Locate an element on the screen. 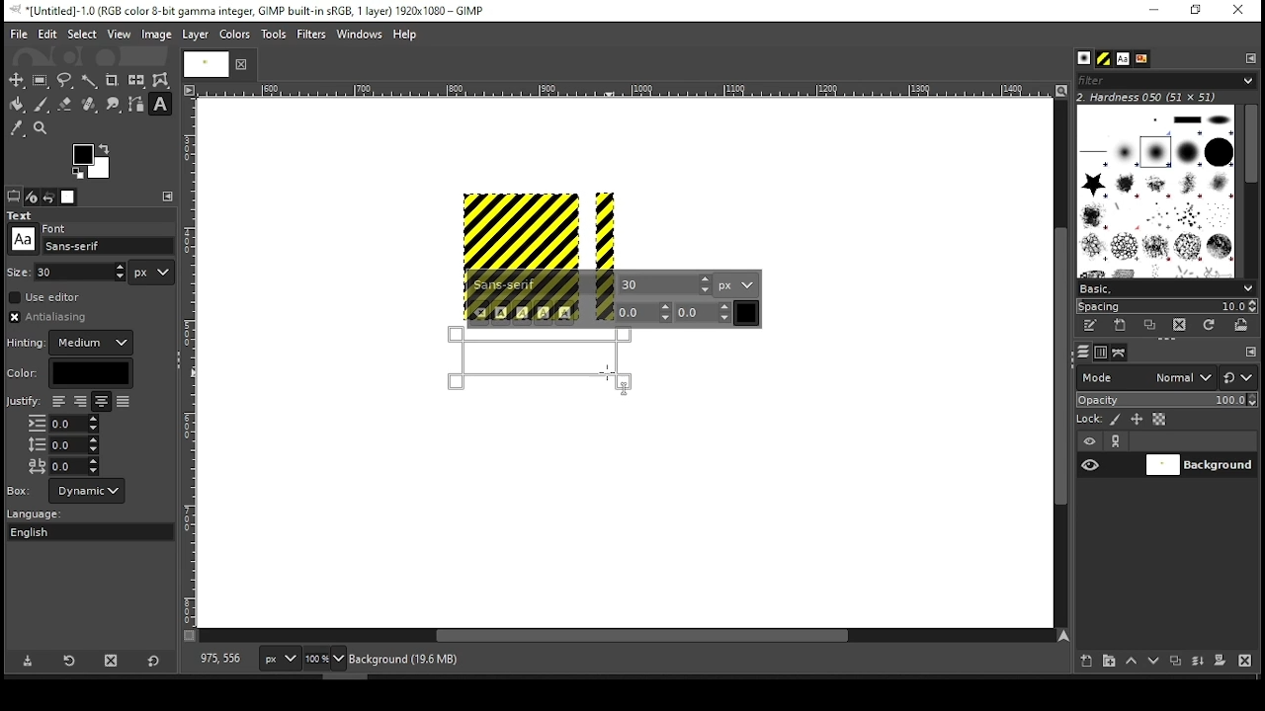 The height and width of the screenshot is (711, 1265). select brush preset is located at coordinates (1168, 287).